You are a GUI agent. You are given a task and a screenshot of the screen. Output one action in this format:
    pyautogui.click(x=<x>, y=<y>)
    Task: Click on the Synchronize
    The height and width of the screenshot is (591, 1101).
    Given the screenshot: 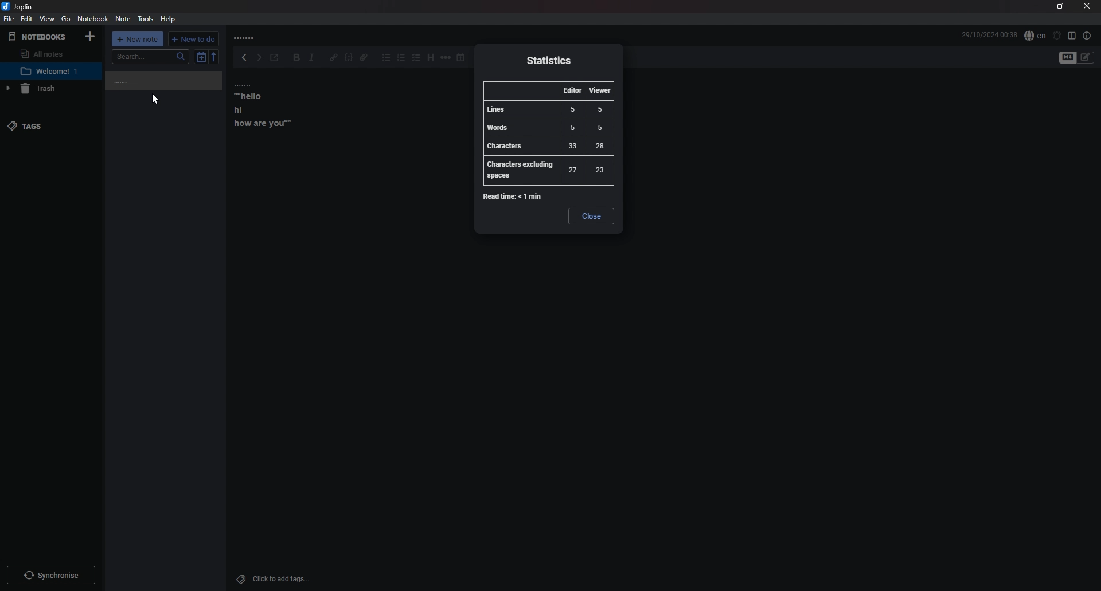 What is the action you would take?
    pyautogui.click(x=53, y=574)
    